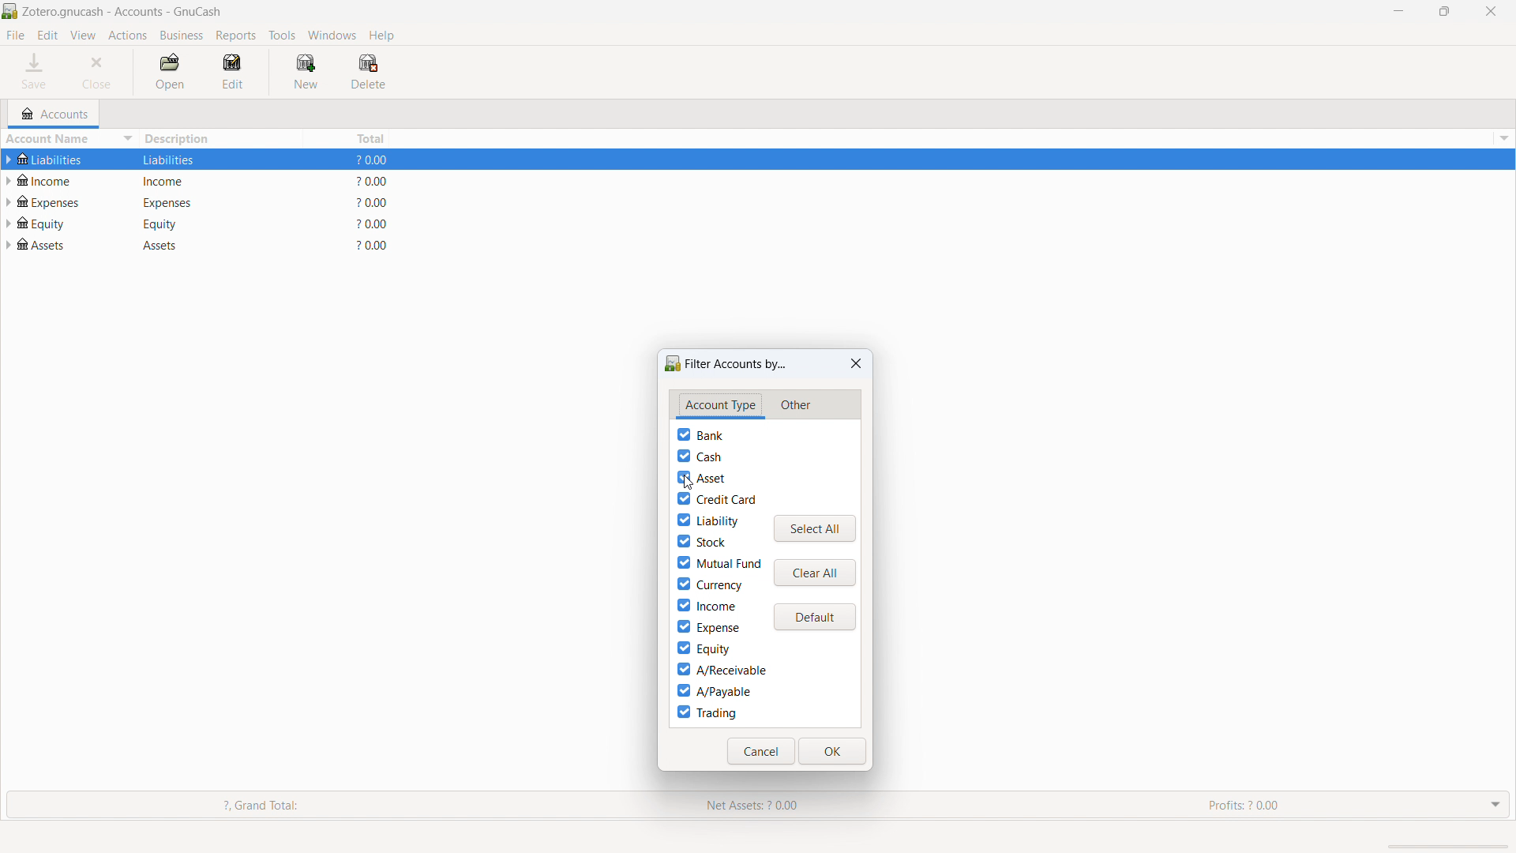  What do you see at coordinates (707, 520) in the screenshot?
I see `liability` at bounding box center [707, 520].